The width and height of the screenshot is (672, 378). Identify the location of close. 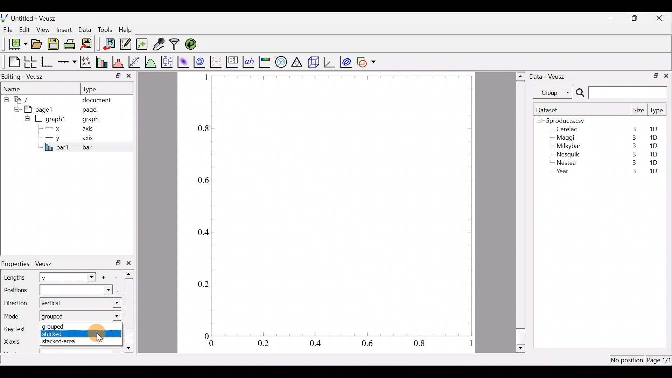
(129, 77).